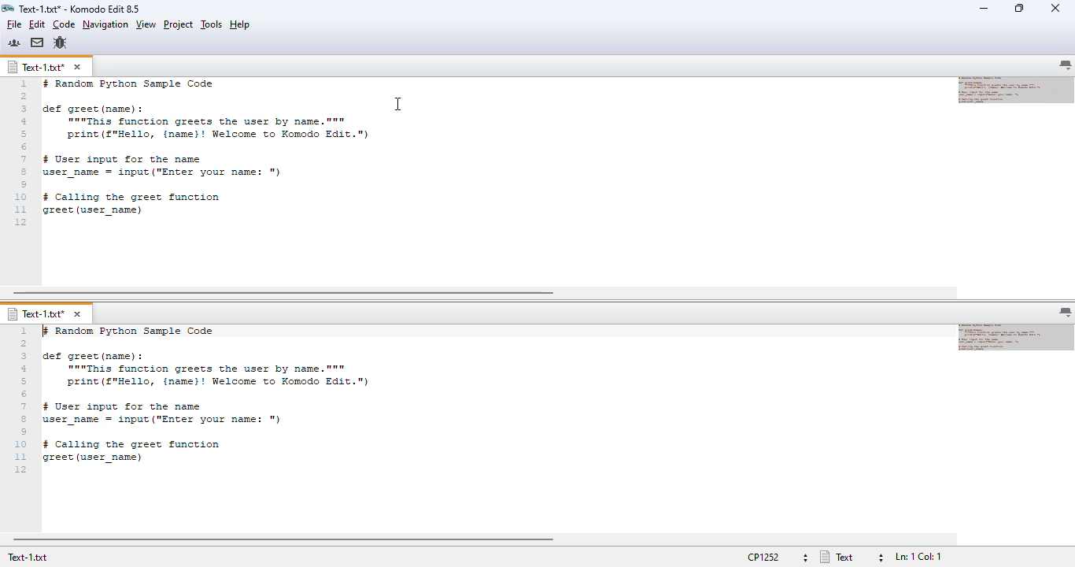 The image size is (1075, 567). What do you see at coordinates (22, 402) in the screenshot?
I see `line numbers` at bounding box center [22, 402].